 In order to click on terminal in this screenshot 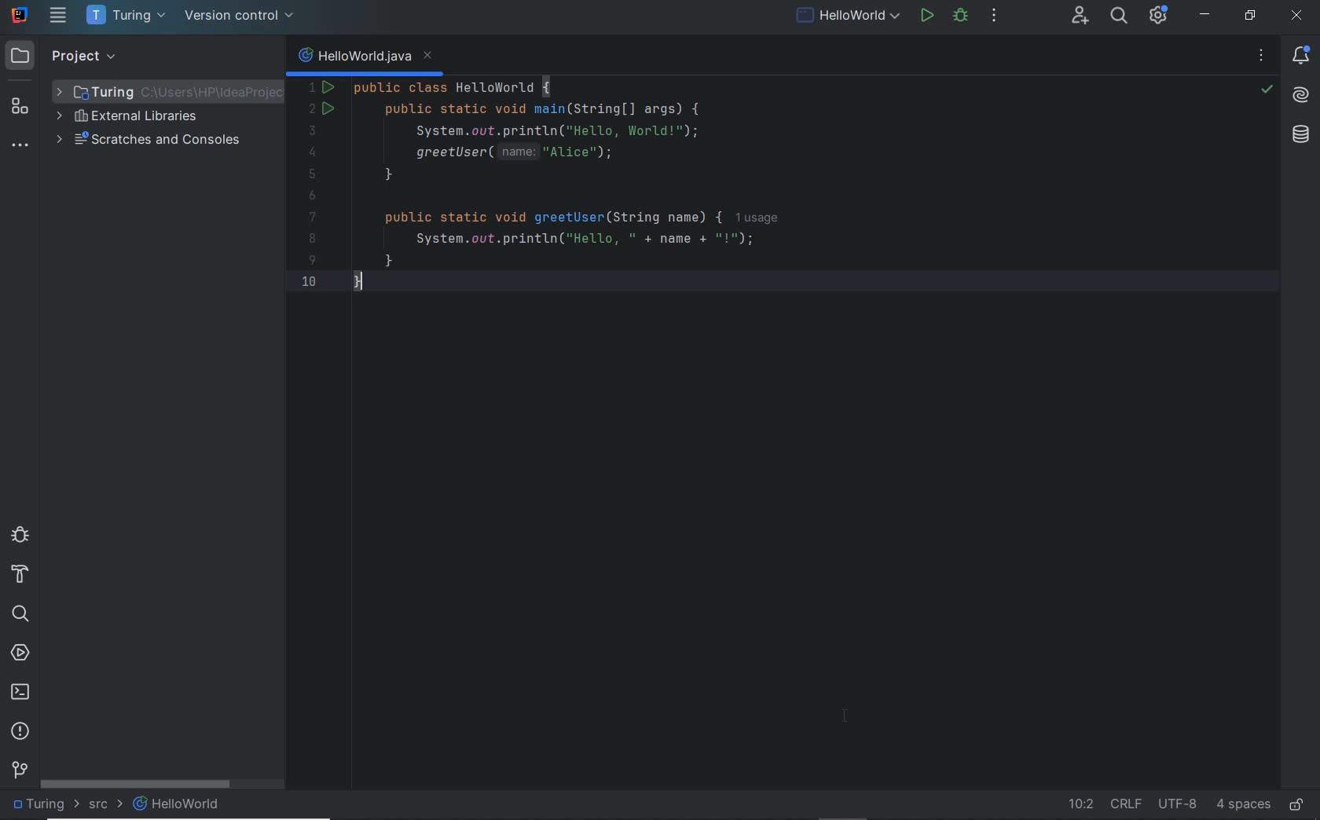, I will do `click(20, 691)`.